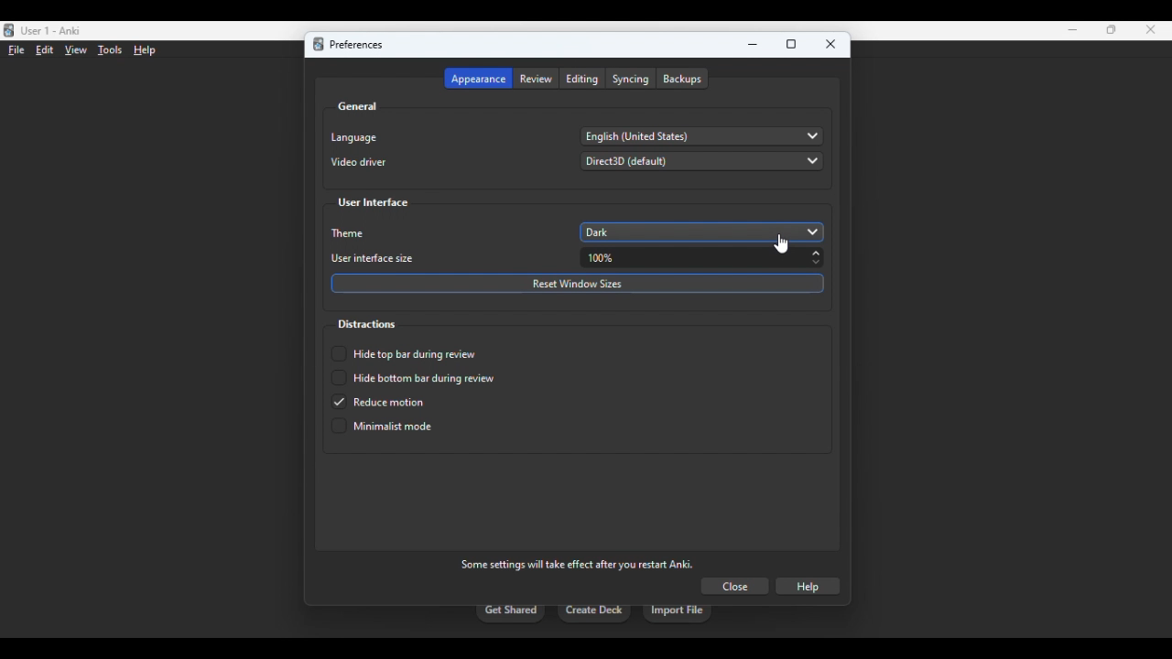  I want to click on 100%, so click(705, 258).